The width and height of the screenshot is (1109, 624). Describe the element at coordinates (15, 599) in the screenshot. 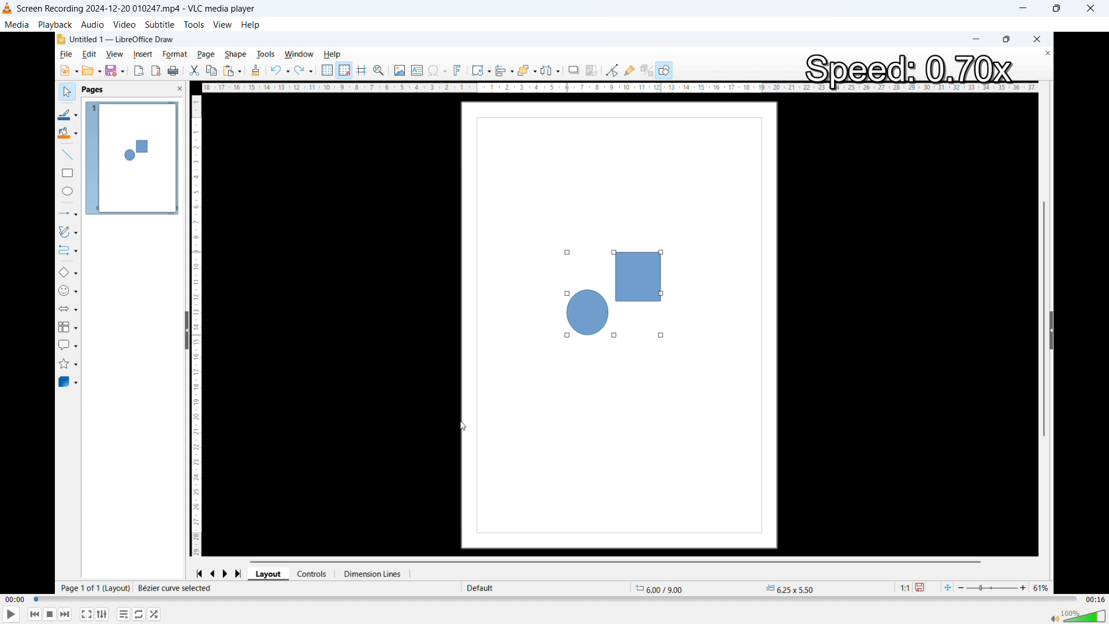

I see `Time elapsed ` at that location.